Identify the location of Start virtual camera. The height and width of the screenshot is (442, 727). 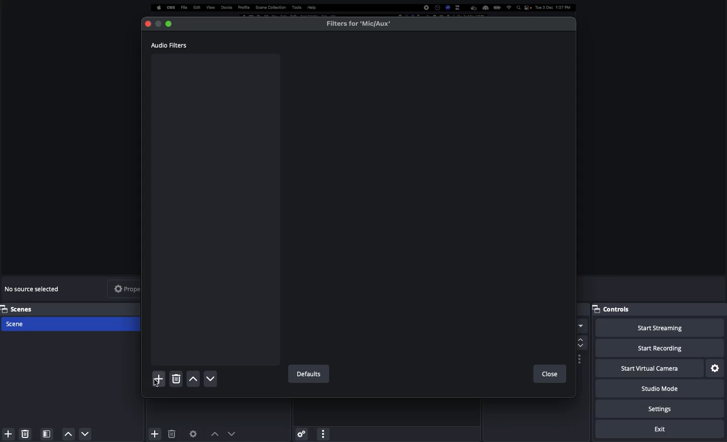
(648, 369).